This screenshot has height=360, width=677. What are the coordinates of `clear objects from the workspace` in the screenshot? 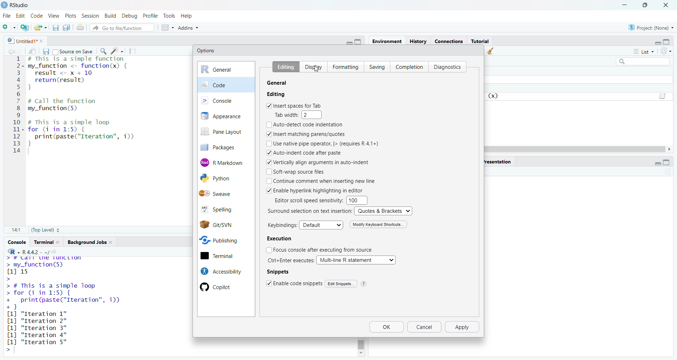 It's located at (492, 52).